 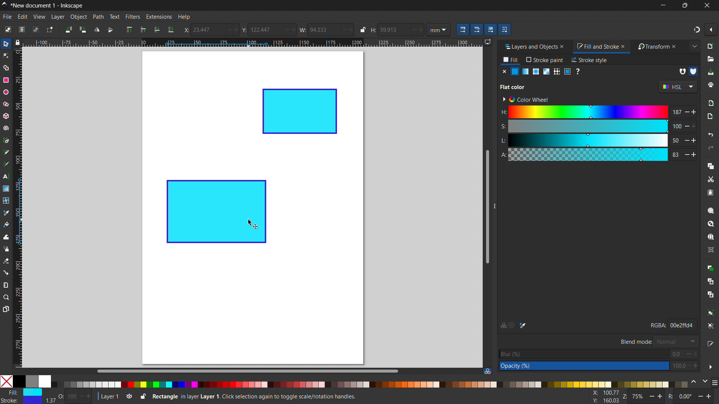 What do you see at coordinates (6, 272) in the screenshot?
I see `connector tool` at bounding box center [6, 272].